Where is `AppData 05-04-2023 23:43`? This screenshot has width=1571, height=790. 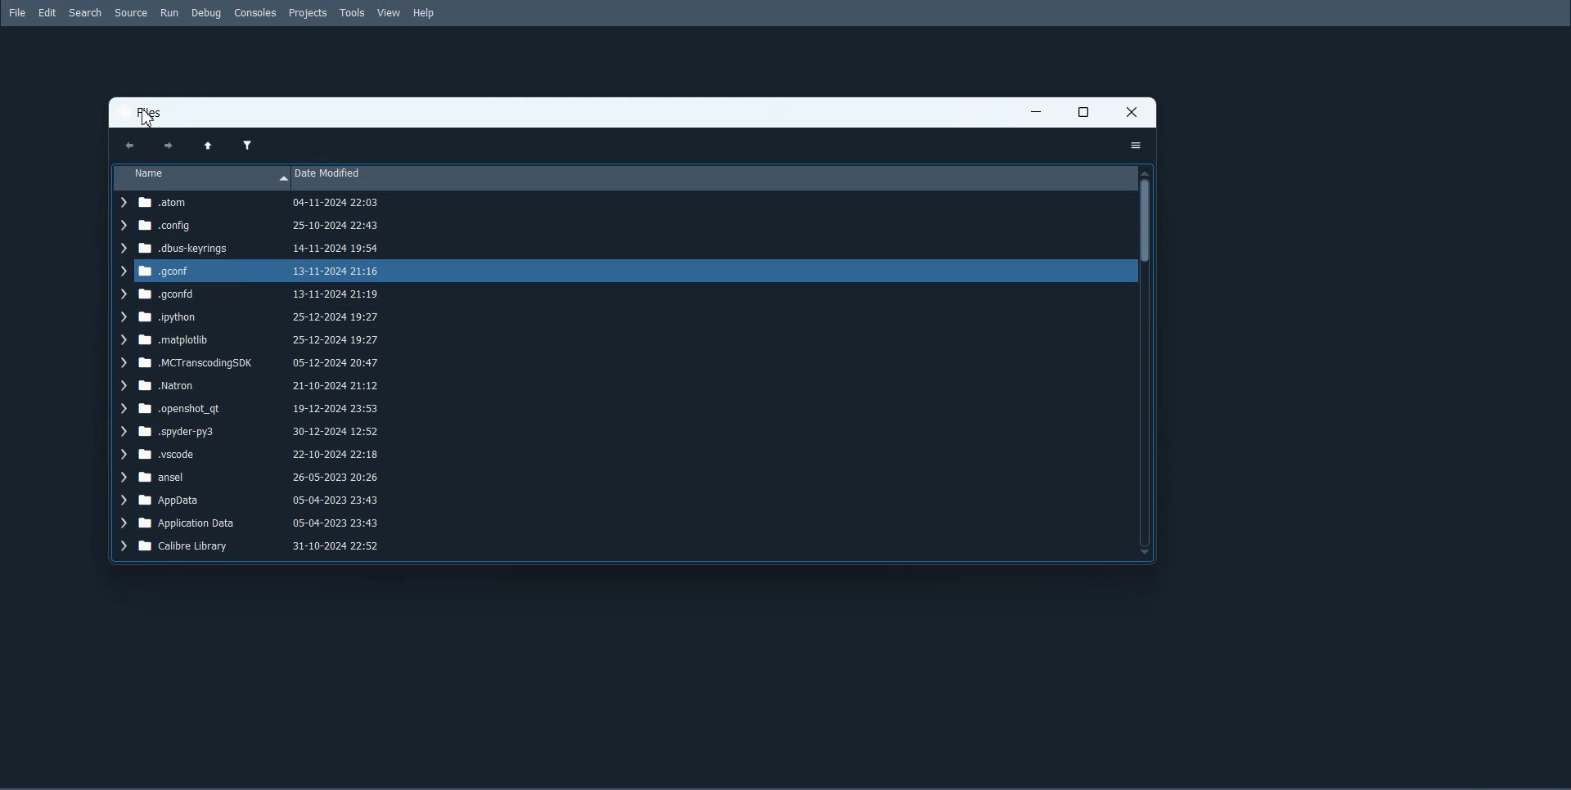 AppData 05-04-2023 23:43 is located at coordinates (251, 501).